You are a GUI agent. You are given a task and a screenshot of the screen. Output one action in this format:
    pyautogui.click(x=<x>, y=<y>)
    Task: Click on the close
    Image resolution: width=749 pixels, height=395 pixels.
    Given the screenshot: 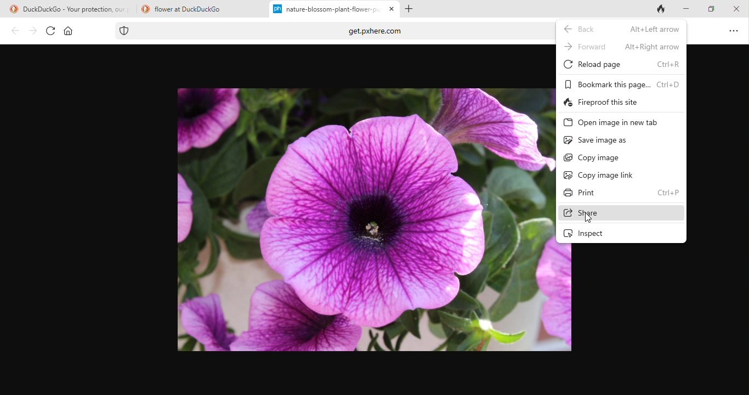 What is the action you would take?
    pyautogui.click(x=393, y=10)
    